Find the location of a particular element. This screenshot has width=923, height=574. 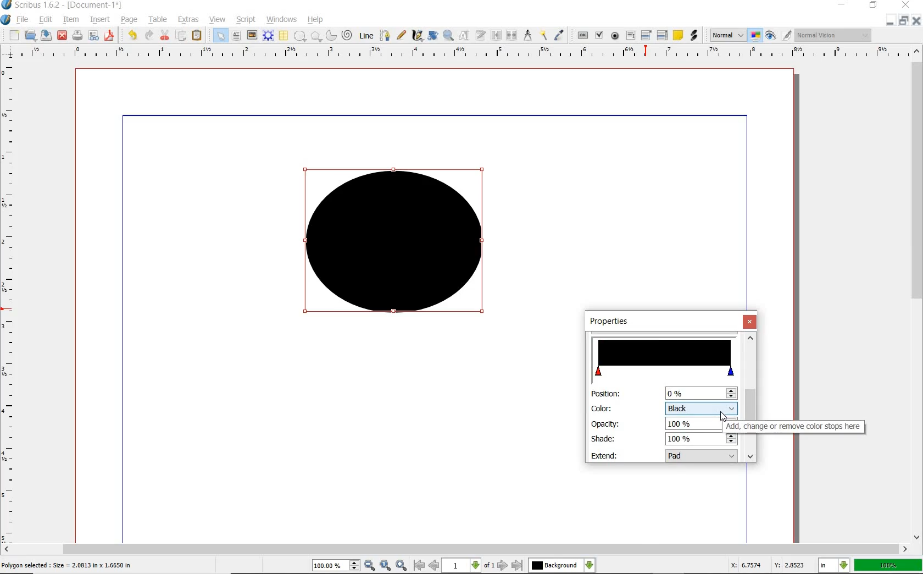

select the current layer is located at coordinates (590, 565).